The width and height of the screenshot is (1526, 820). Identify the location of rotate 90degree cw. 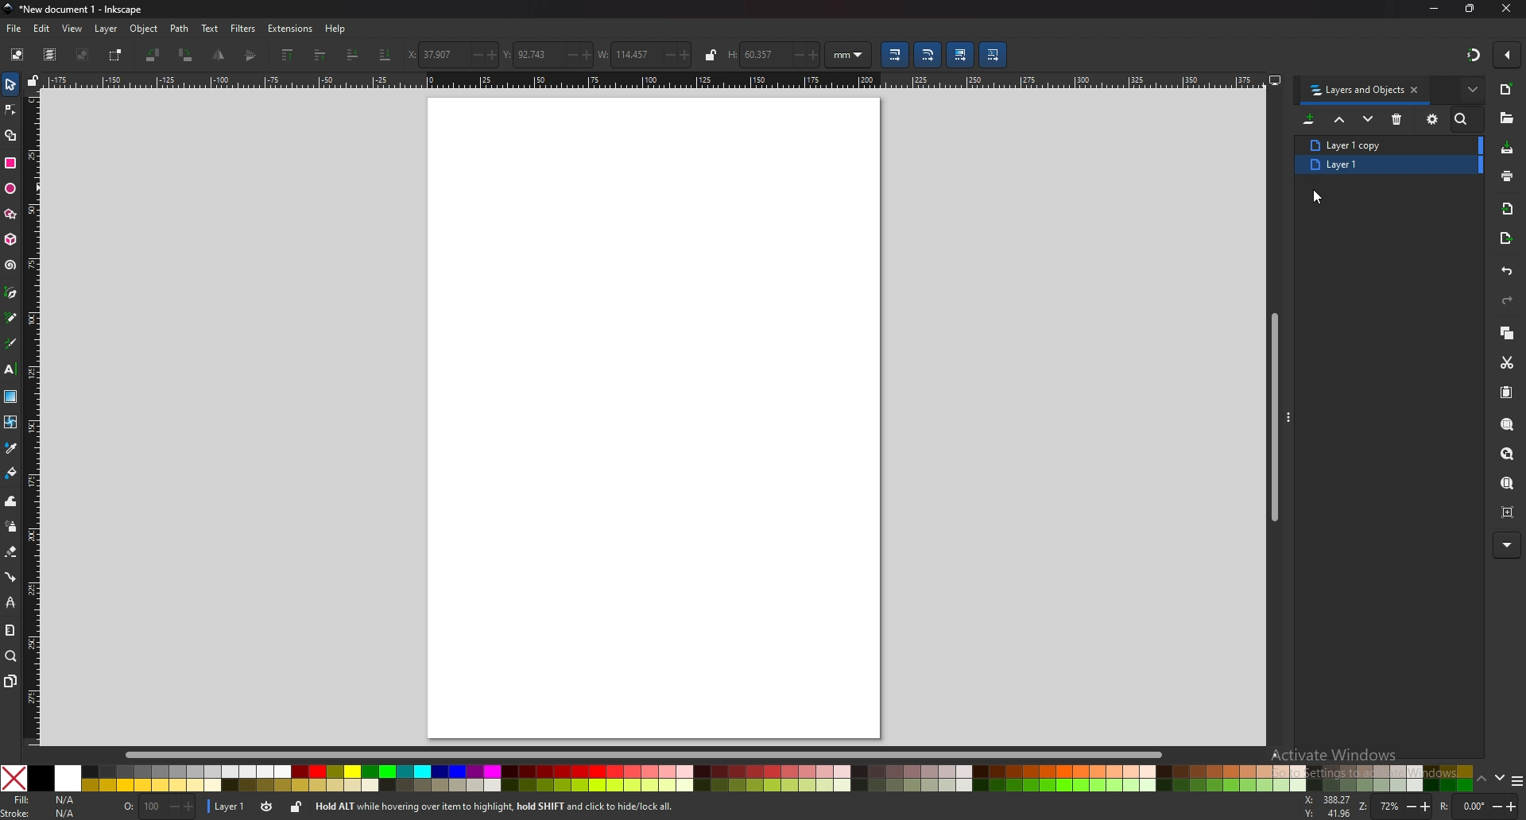
(187, 54).